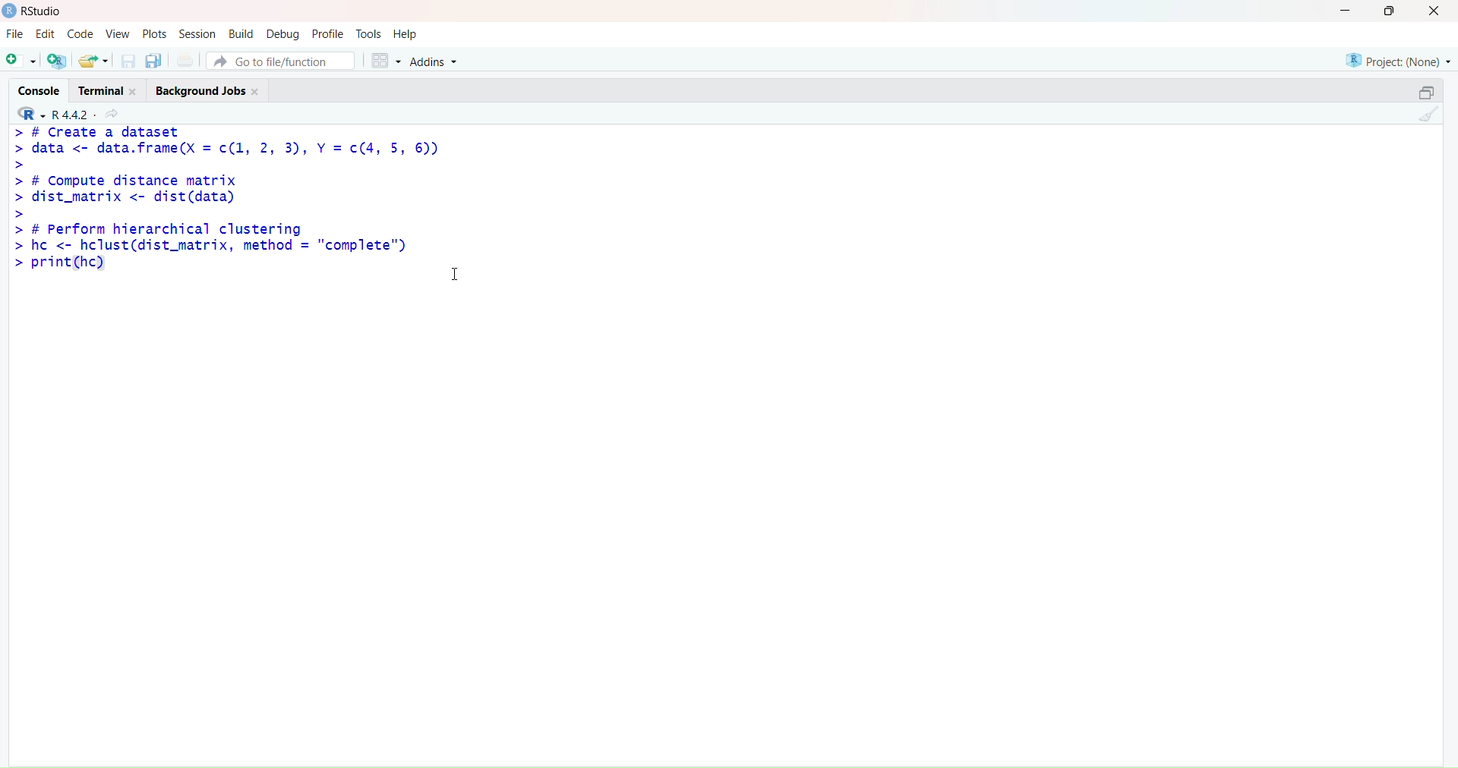 This screenshot has height=768, width=1458. I want to click on Save all open documents (Ctrl + Alt + S), so click(189, 58).